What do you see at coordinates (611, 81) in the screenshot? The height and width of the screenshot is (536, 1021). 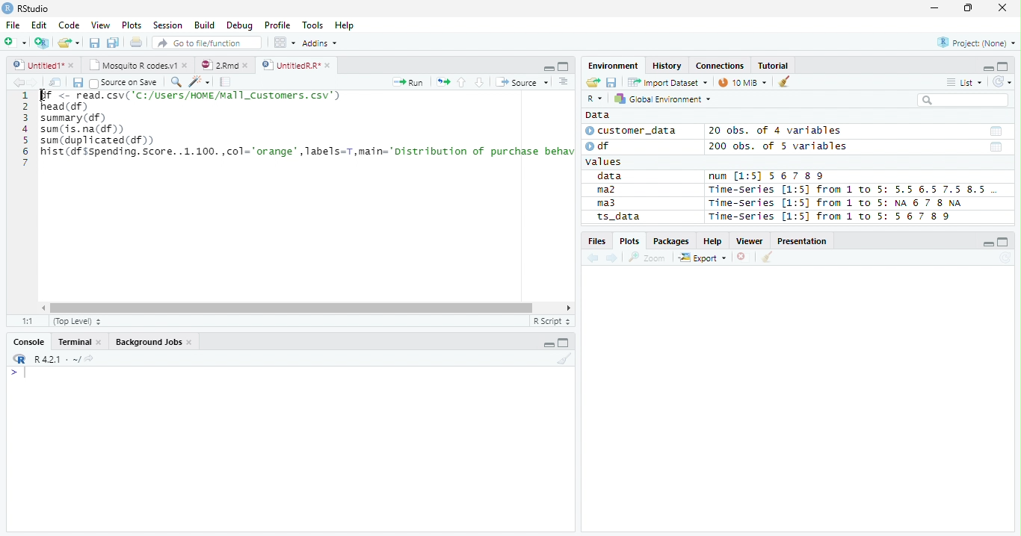 I see `Save` at bounding box center [611, 81].